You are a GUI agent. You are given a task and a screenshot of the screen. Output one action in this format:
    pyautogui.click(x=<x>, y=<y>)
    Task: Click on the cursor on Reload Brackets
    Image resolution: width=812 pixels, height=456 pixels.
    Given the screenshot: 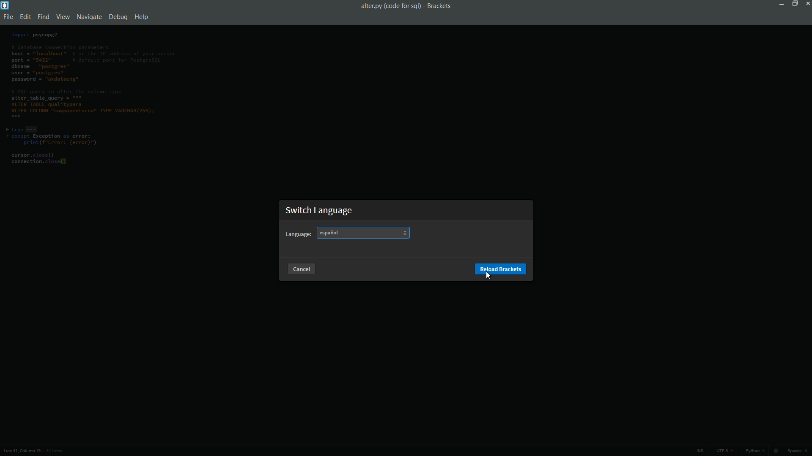 What is the action you would take?
    pyautogui.click(x=489, y=274)
    